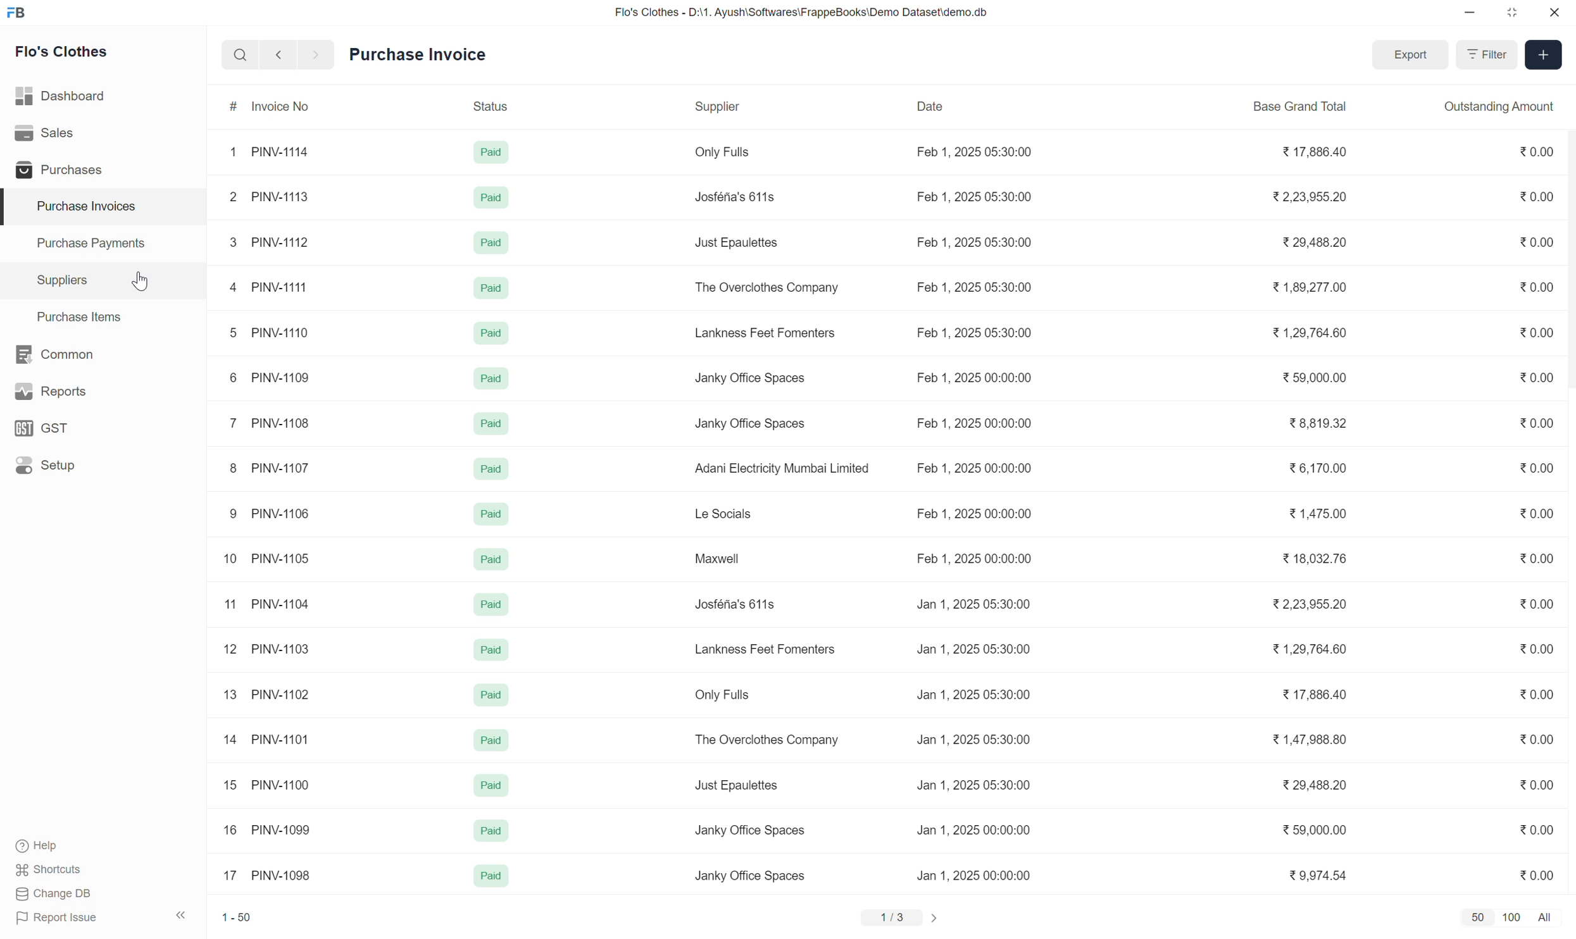 The image size is (1576, 939). What do you see at coordinates (1317, 513) in the screenshot?
I see `1,475.00` at bounding box center [1317, 513].